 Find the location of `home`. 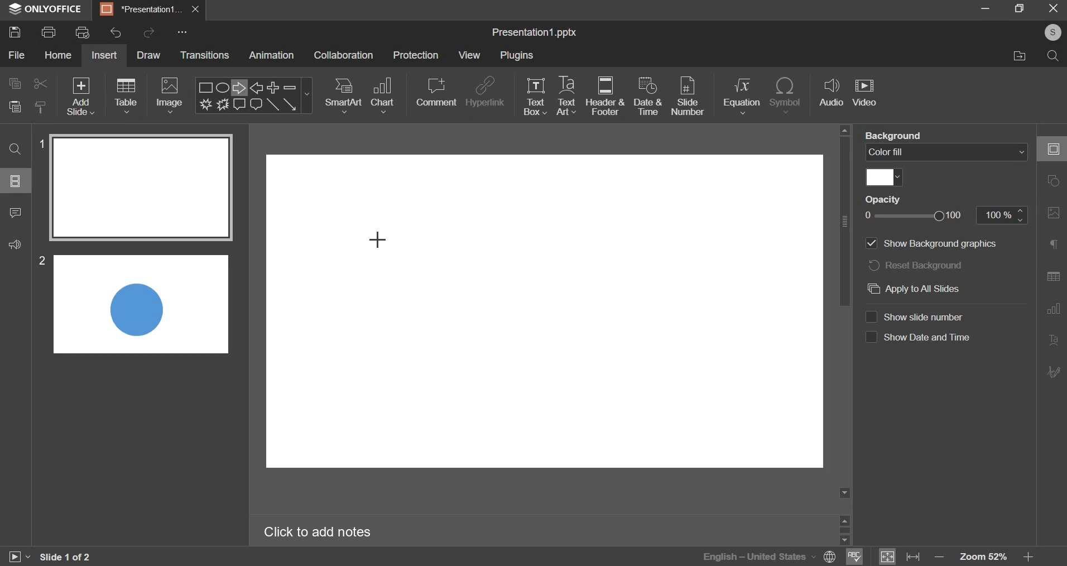

home is located at coordinates (60, 55).